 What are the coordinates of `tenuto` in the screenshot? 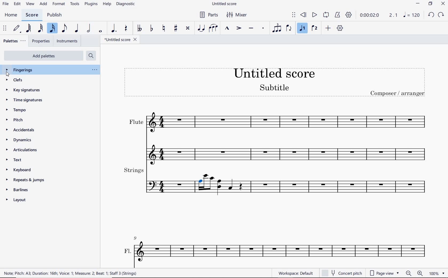 It's located at (251, 29).